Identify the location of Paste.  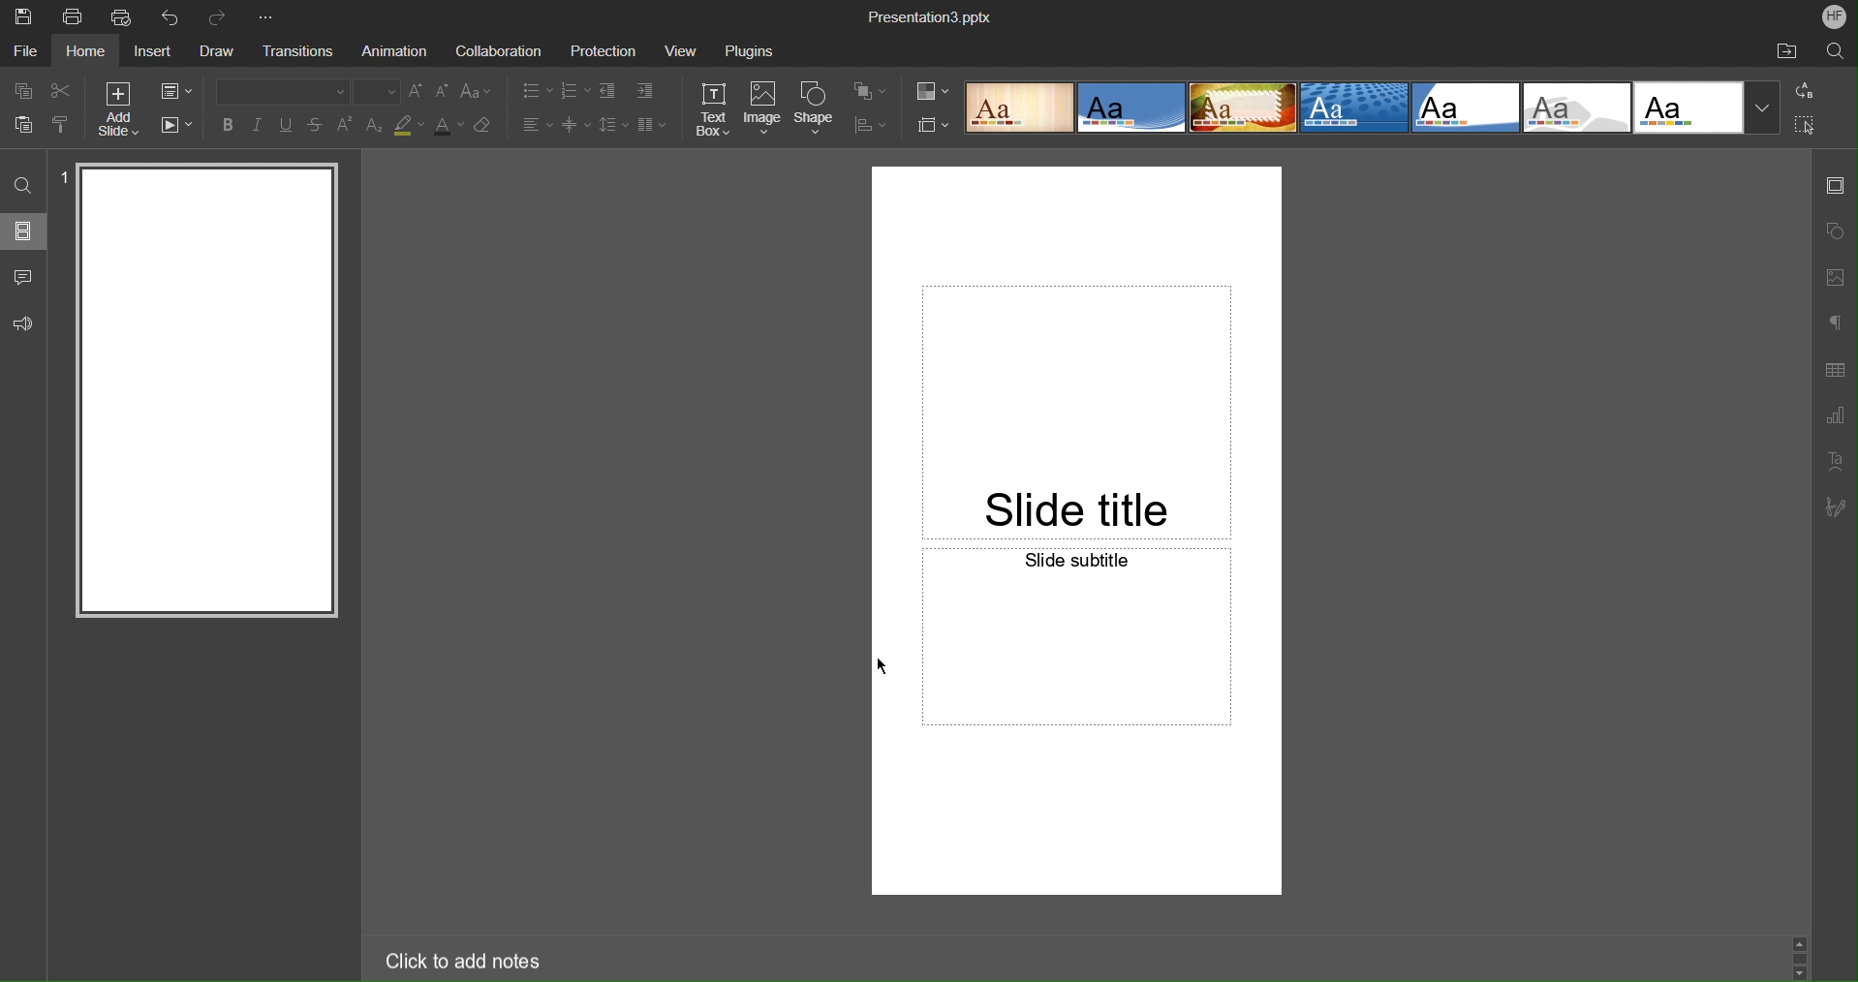
(19, 126).